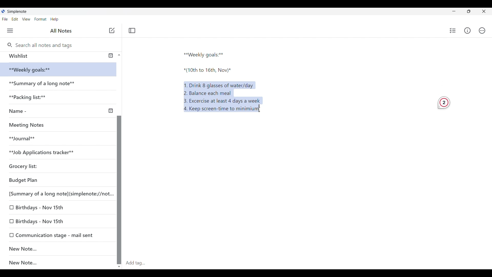 The image size is (492, 277). I want to click on Text cursor, so click(265, 110).